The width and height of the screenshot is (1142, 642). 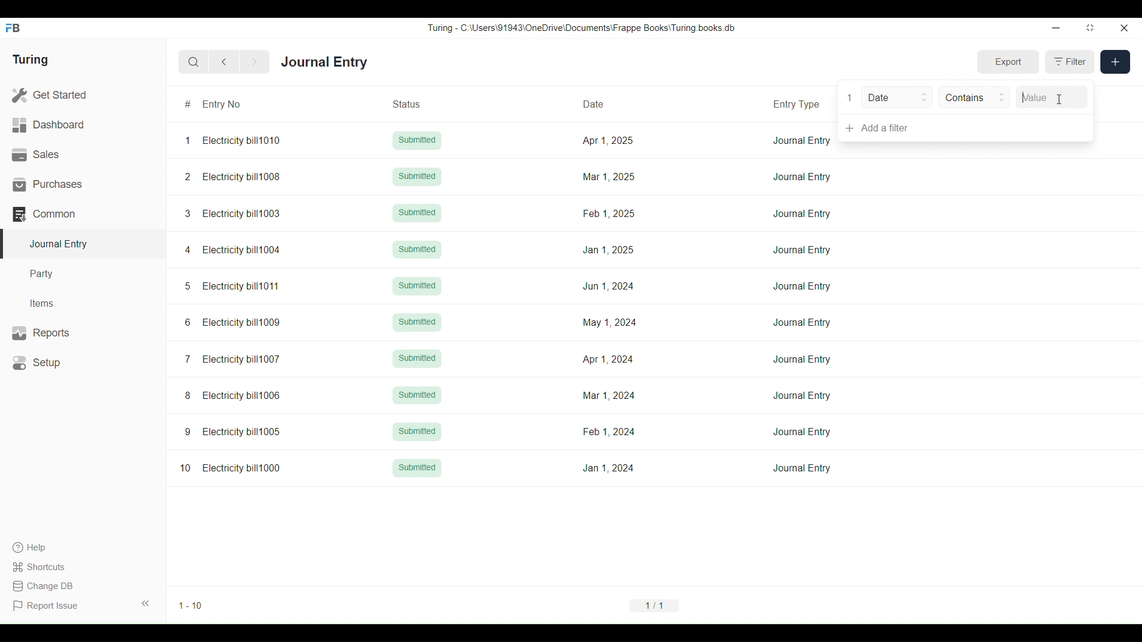 I want to click on Submitted, so click(x=417, y=213).